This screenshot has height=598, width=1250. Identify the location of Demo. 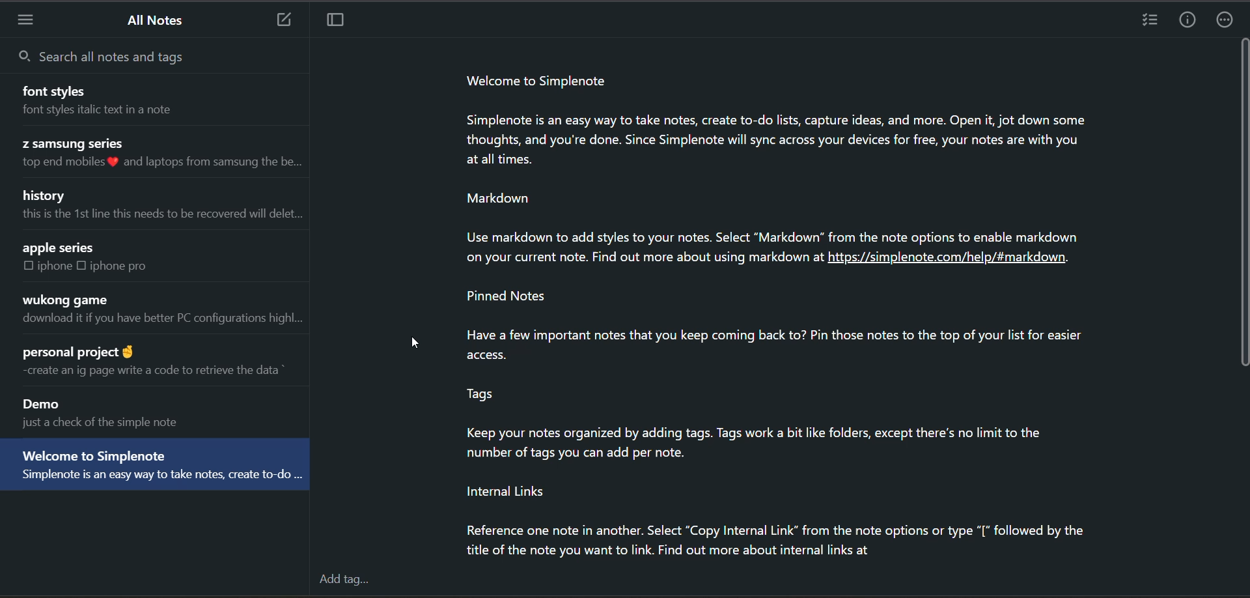
(42, 403).